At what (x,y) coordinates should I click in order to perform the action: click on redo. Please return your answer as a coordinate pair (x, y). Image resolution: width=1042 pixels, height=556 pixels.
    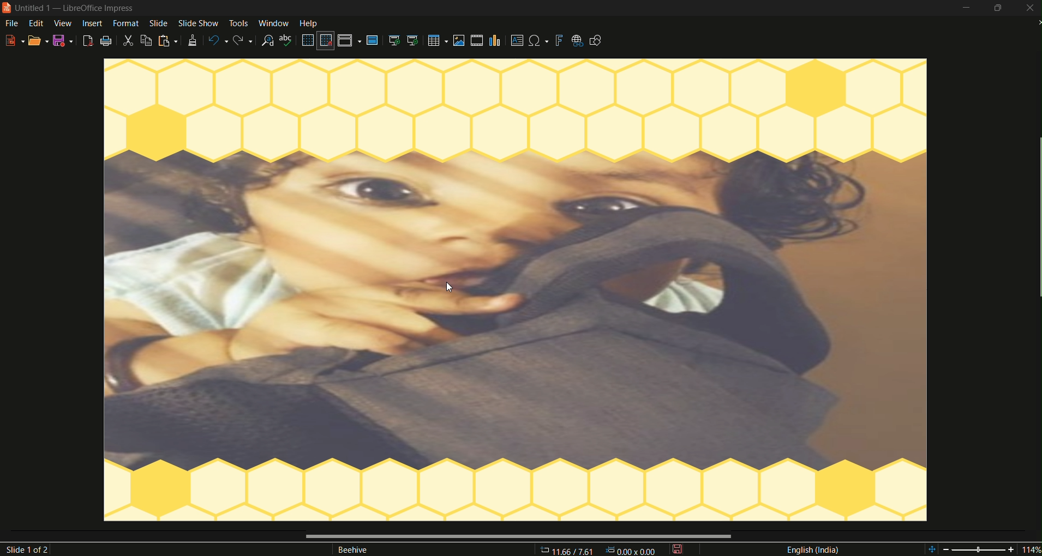
    Looking at the image, I should click on (243, 40).